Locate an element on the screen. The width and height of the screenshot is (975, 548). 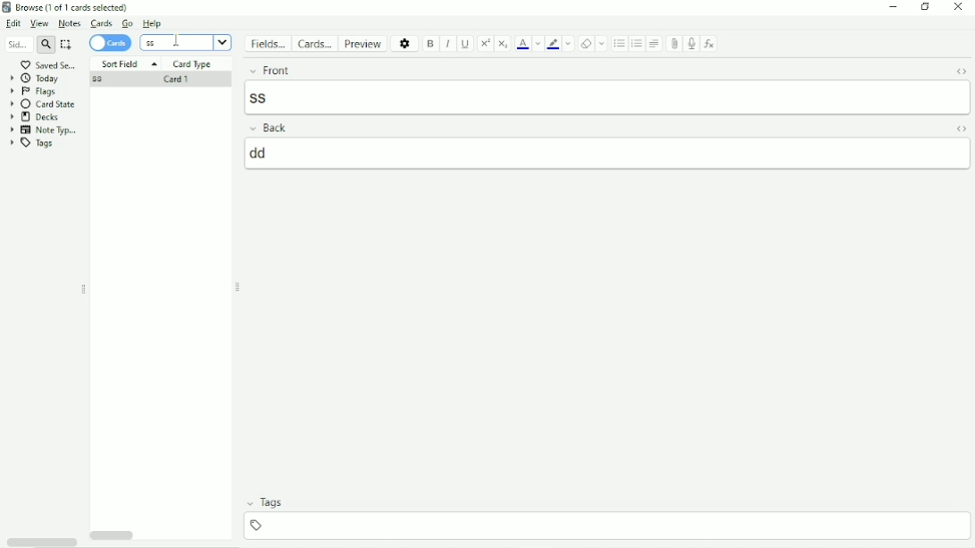
Superscript is located at coordinates (486, 43).